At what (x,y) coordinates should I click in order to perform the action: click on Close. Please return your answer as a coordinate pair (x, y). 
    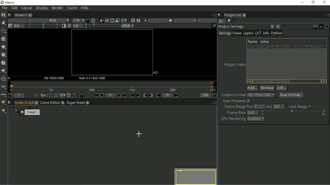
    Looking at the image, I should click on (325, 2).